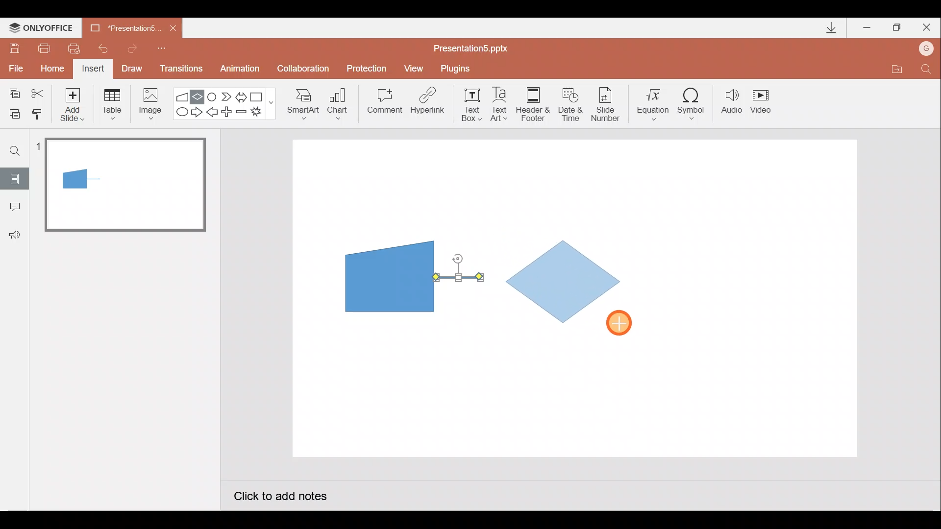 This screenshot has width=941, height=529. Describe the element at coordinates (927, 49) in the screenshot. I see `Account name` at that location.